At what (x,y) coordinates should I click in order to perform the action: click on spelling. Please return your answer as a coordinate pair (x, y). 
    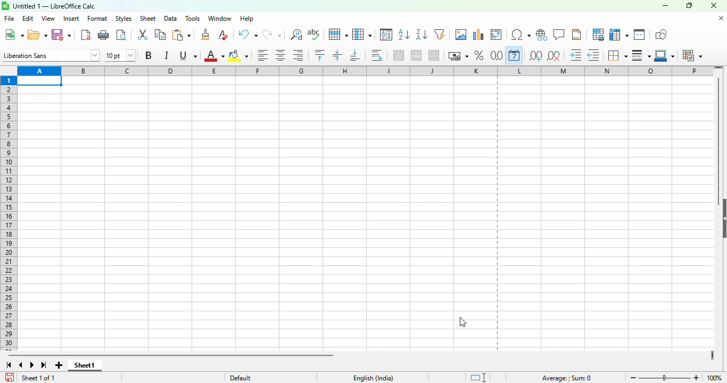
    Looking at the image, I should click on (314, 34).